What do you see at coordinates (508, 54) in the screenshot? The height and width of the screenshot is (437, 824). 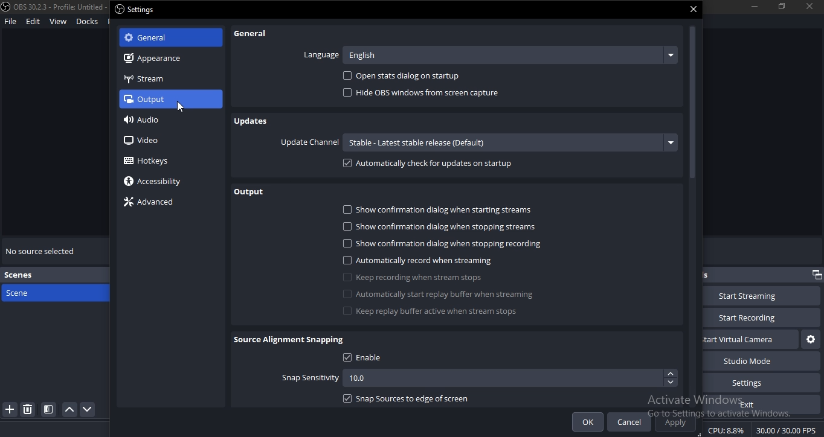 I see `english` at bounding box center [508, 54].